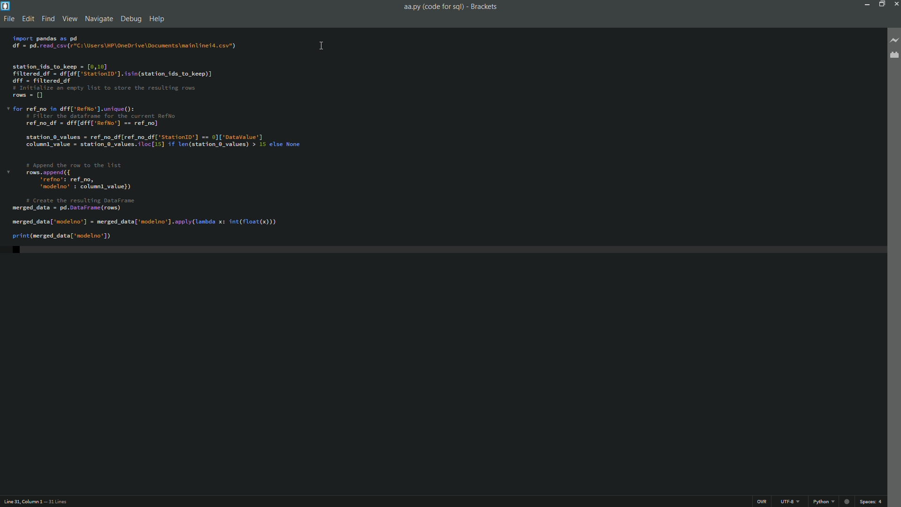 Image resolution: width=901 pixels, height=507 pixels. What do you see at coordinates (157, 19) in the screenshot?
I see `help menu` at bounding box center [157, 19].